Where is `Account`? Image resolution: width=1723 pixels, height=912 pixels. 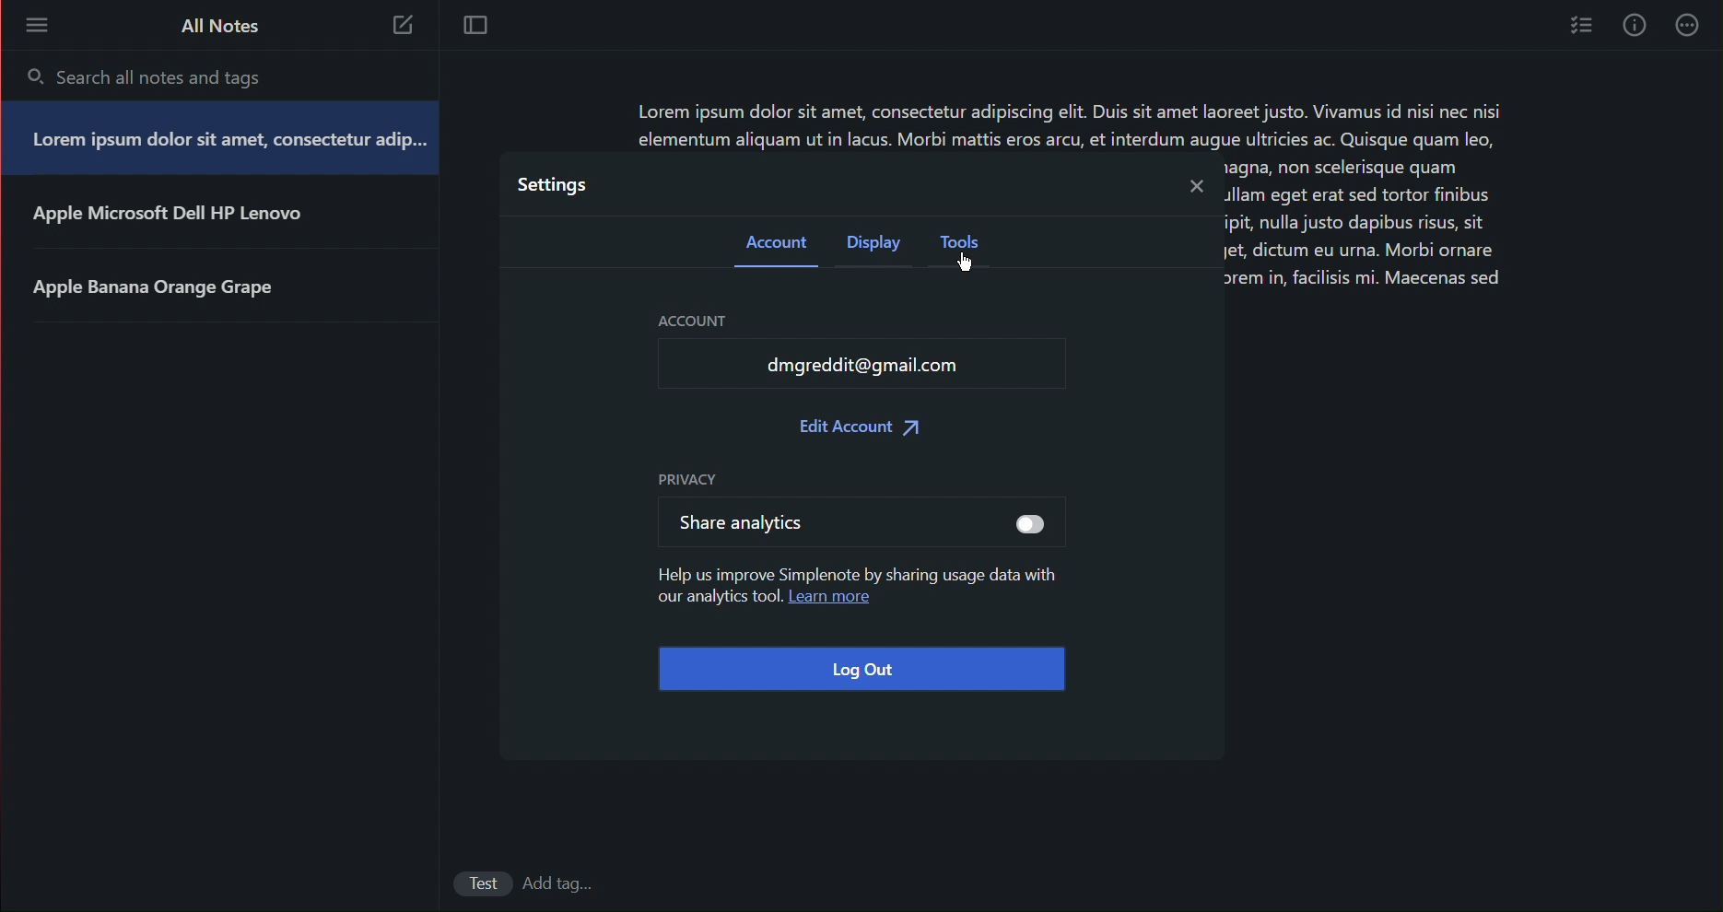
Account is located at coordinates (699, 320).